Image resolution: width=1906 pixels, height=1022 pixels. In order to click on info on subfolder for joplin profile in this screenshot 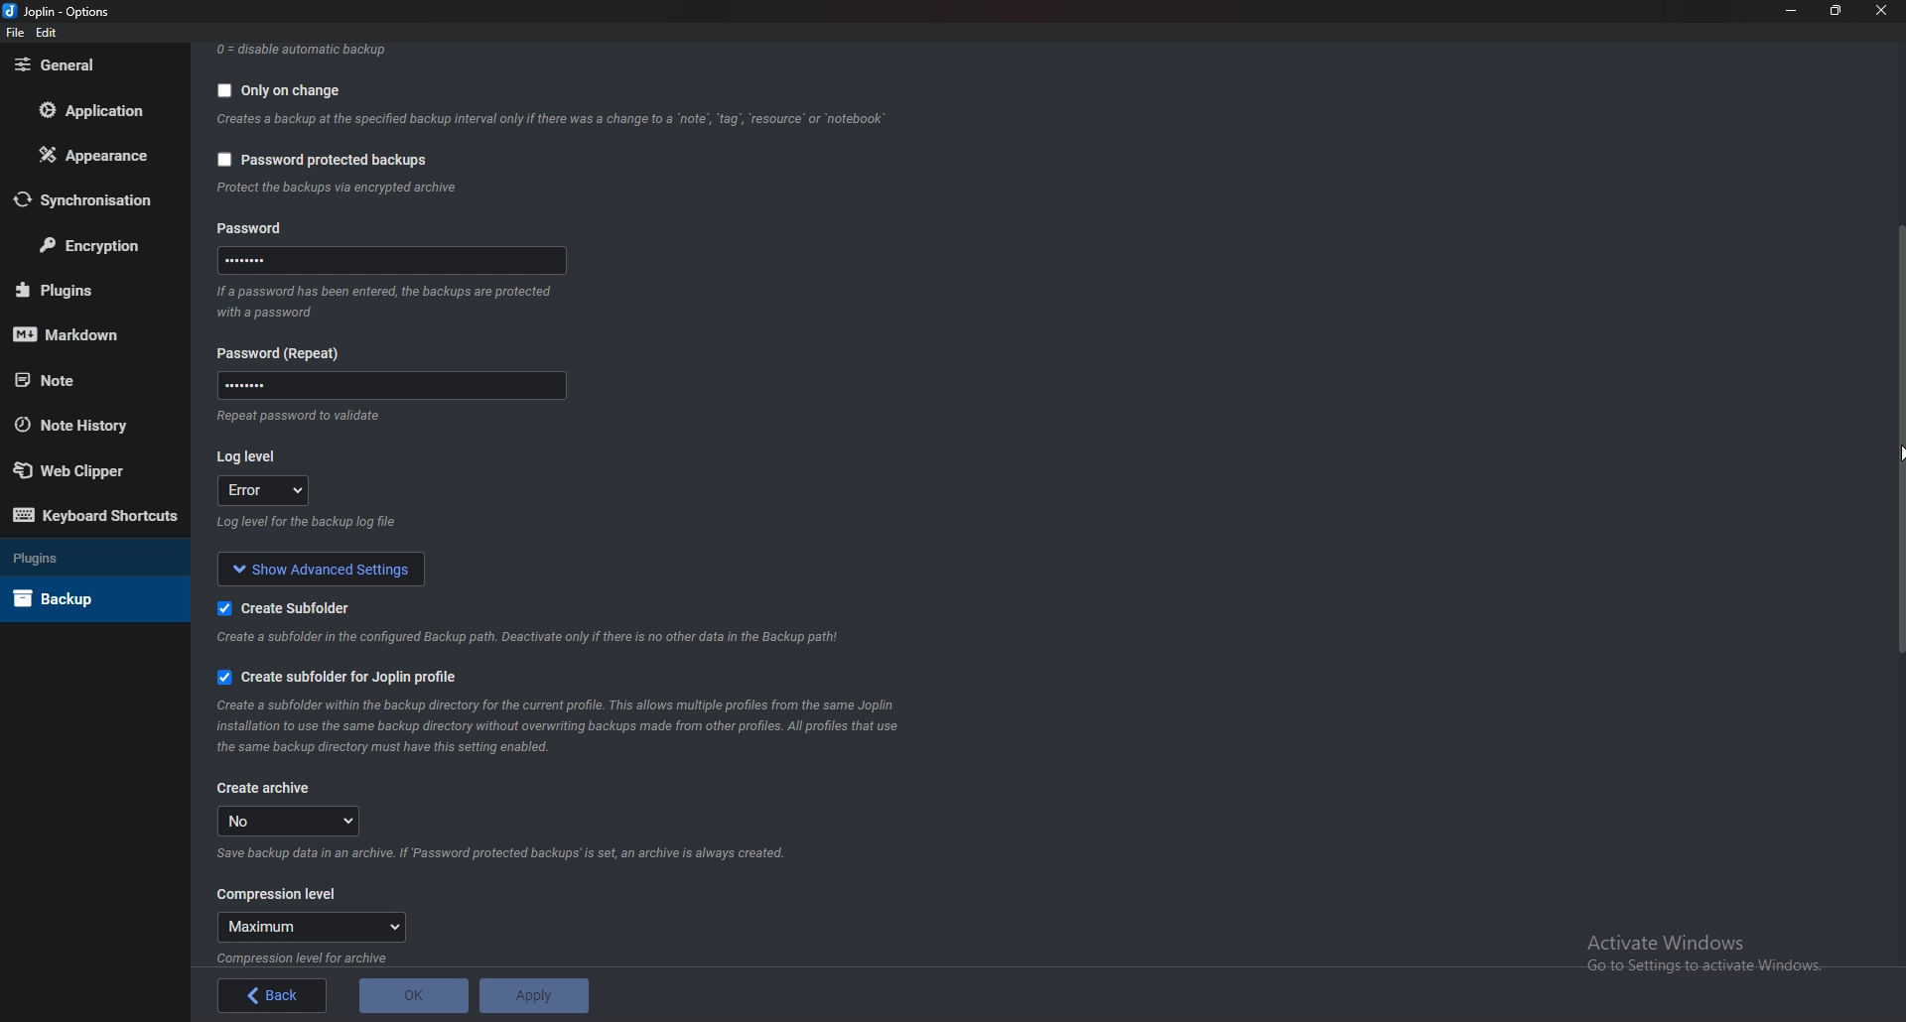, I will do `click(573, 724)`.